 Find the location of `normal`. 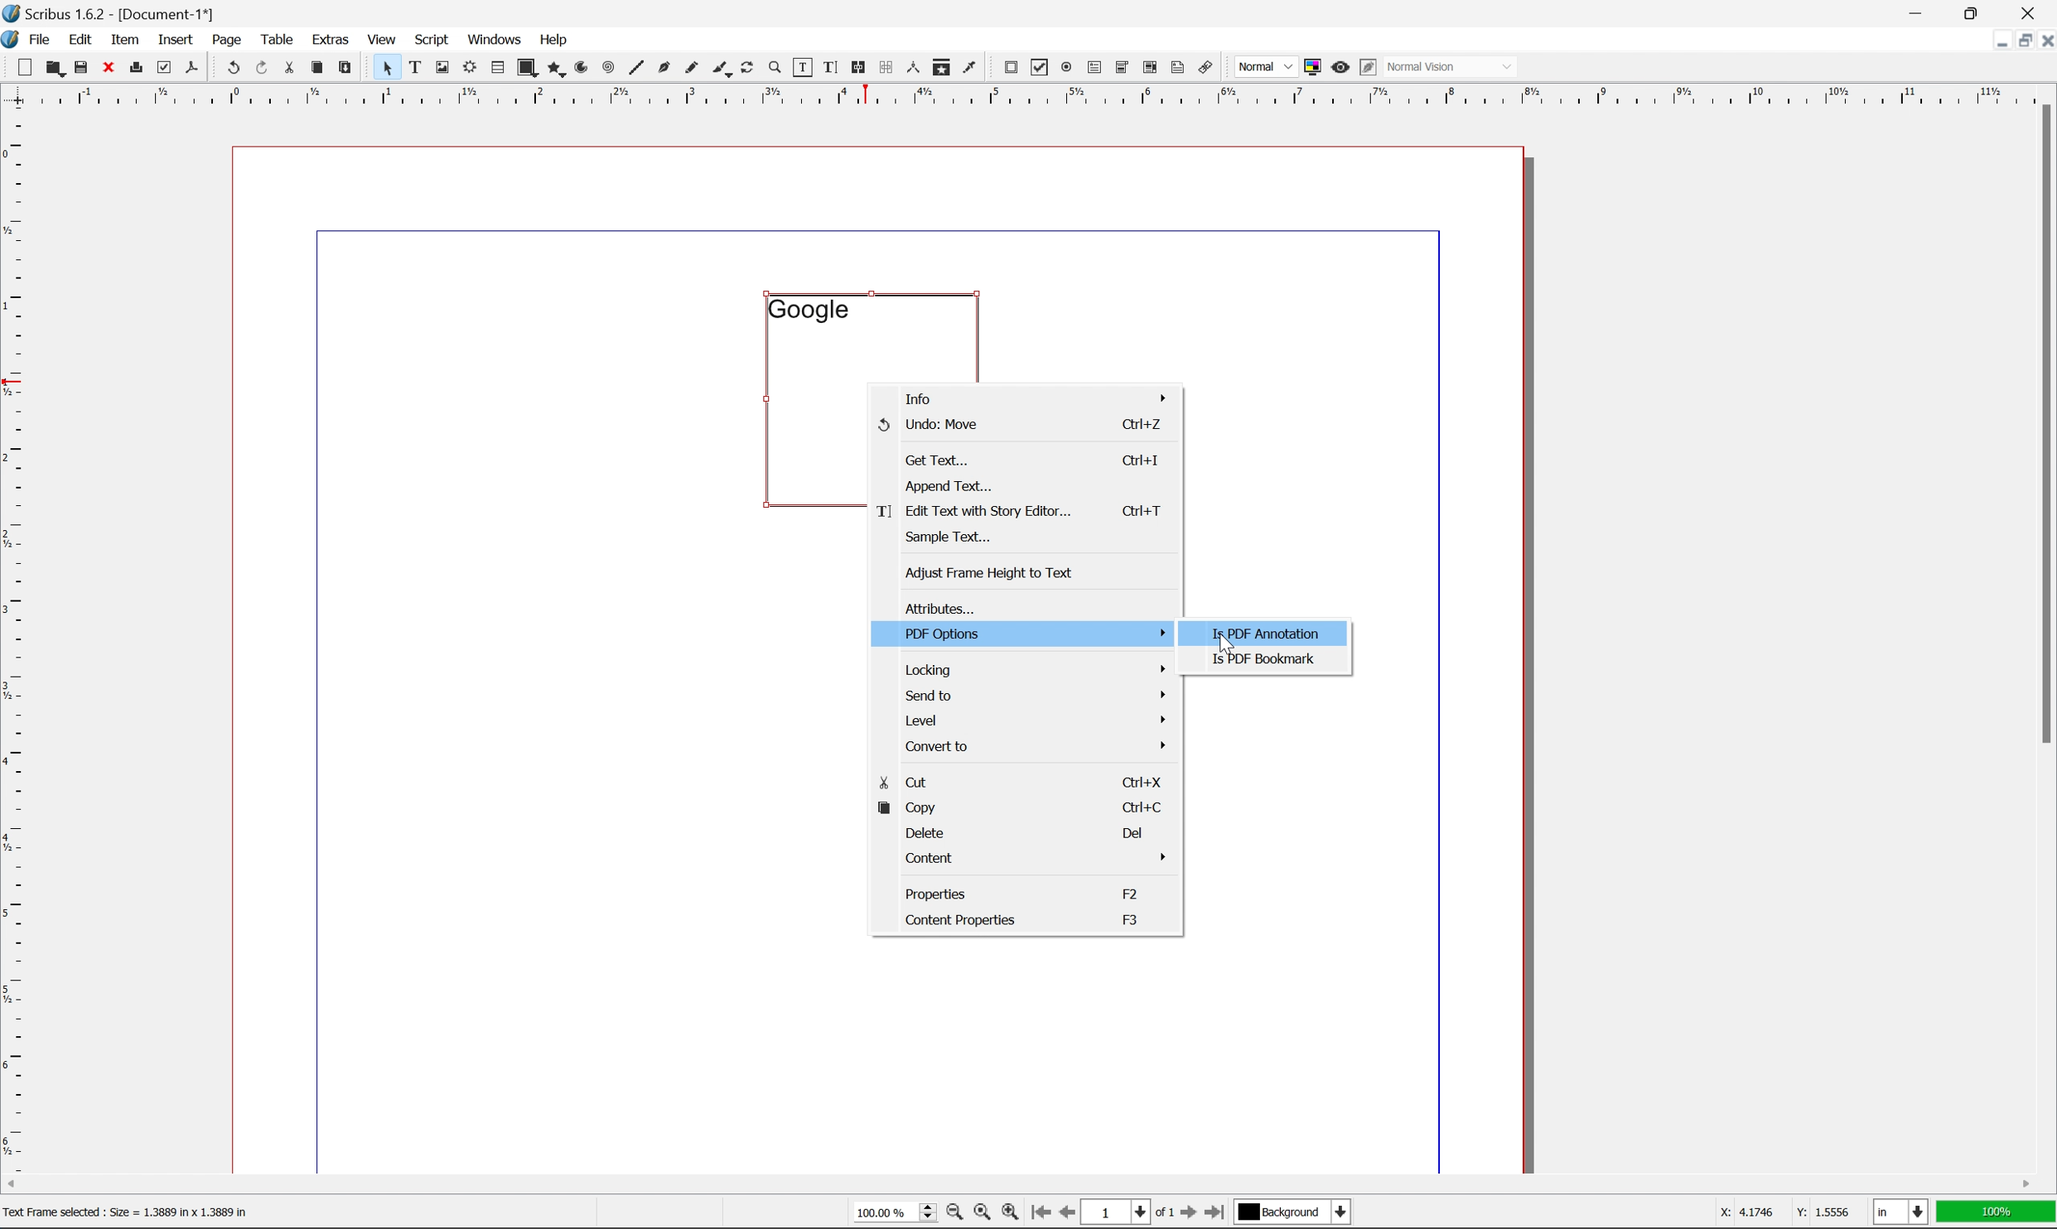

normal is located at coordinates (1263, 66).